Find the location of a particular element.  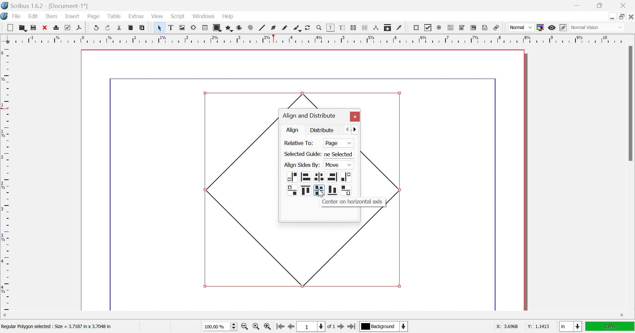

Zoom out by the stepping value in Tools preferences is located at coordinates (245, 328).